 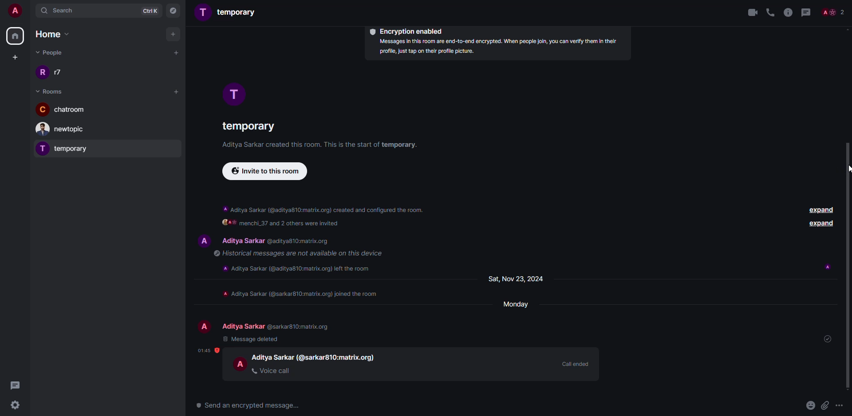 What do you see at coordinates (205, 349) in the screenshot?
I see `time` at bounding box center [205, 349].